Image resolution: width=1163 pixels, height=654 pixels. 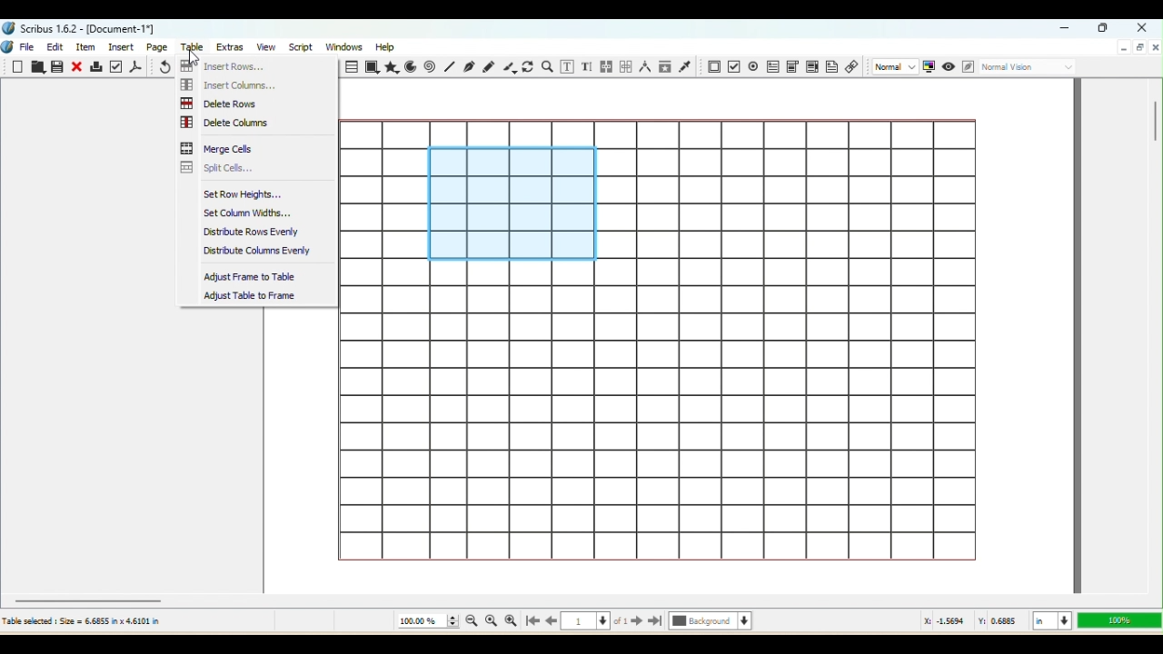 I want to click on Scribus 1.6.2- [Document-1"], so click(x=82, y=28).